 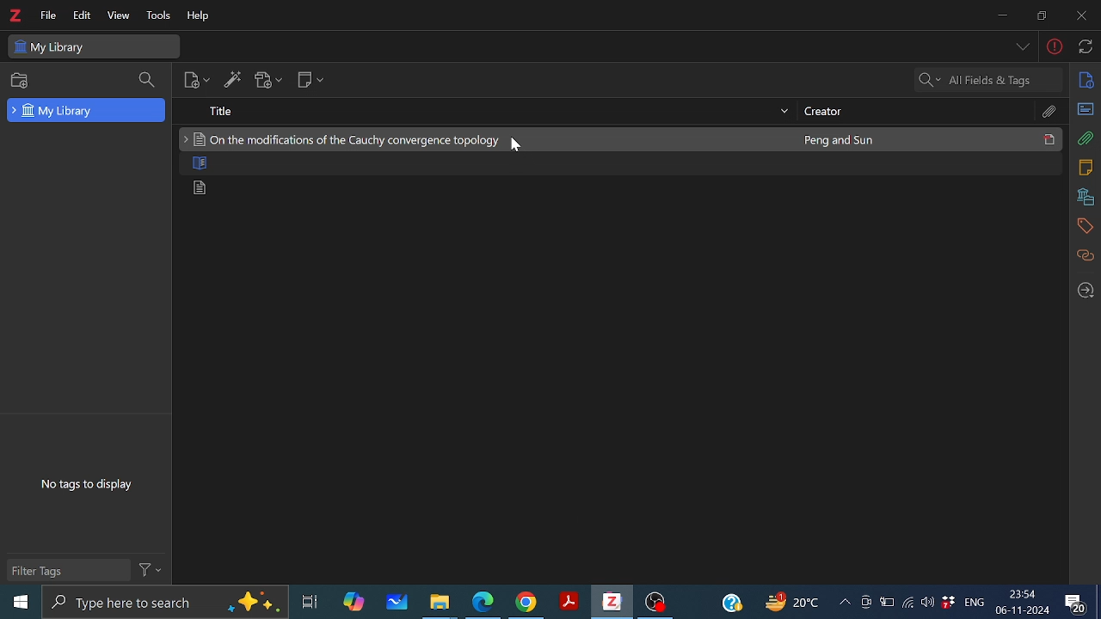 What do you see at coordinates (440, 602) in the screenshot?
I see `Files` at bounding box center [440, 602].